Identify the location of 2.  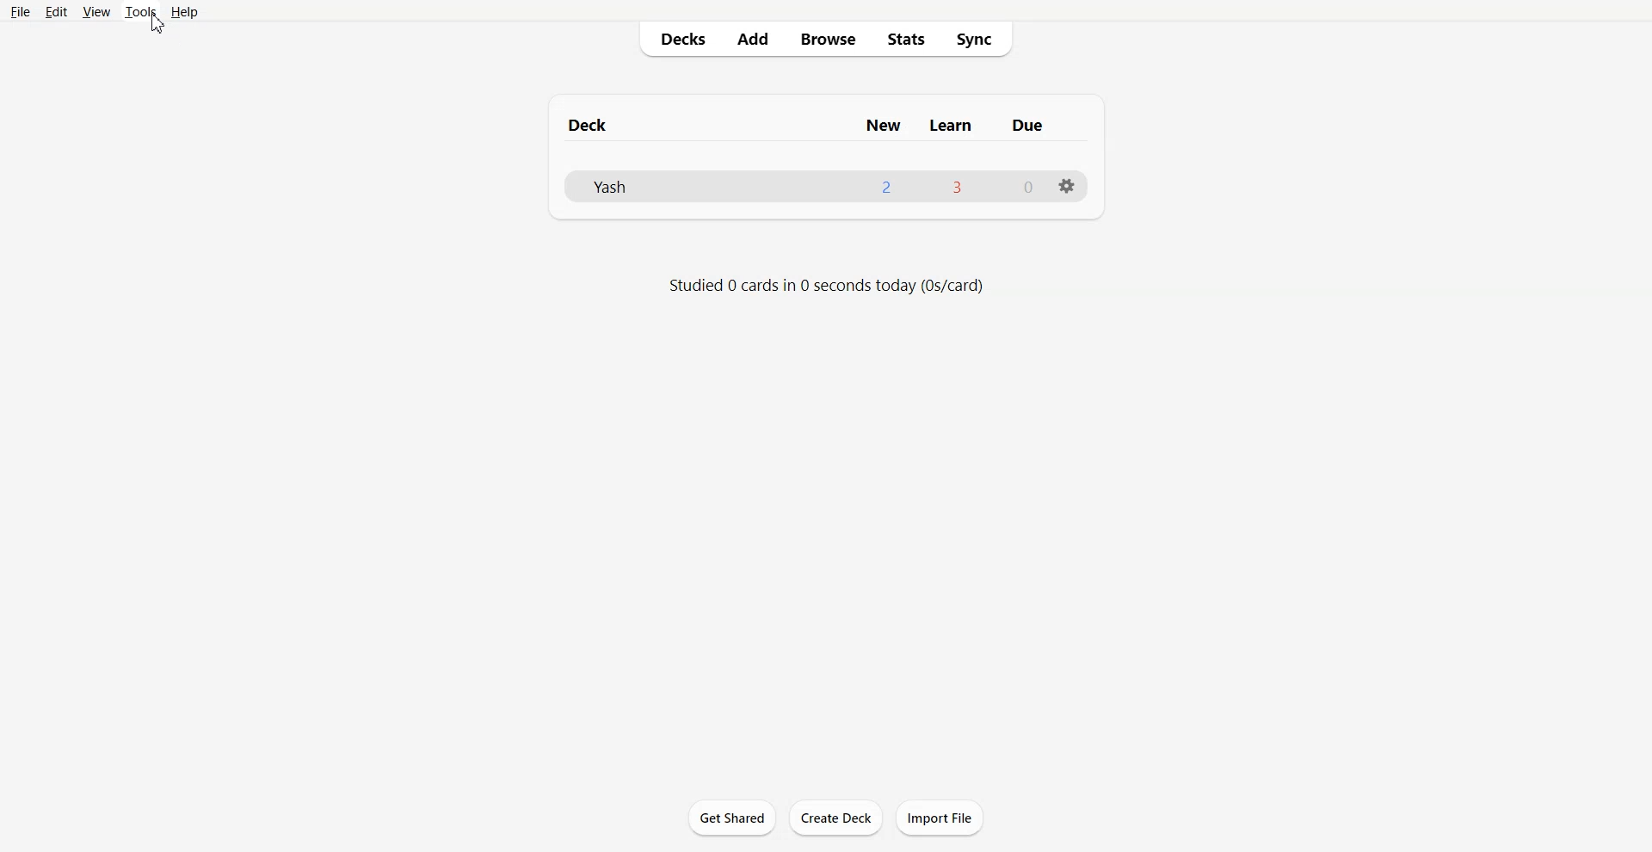
(885, 188).